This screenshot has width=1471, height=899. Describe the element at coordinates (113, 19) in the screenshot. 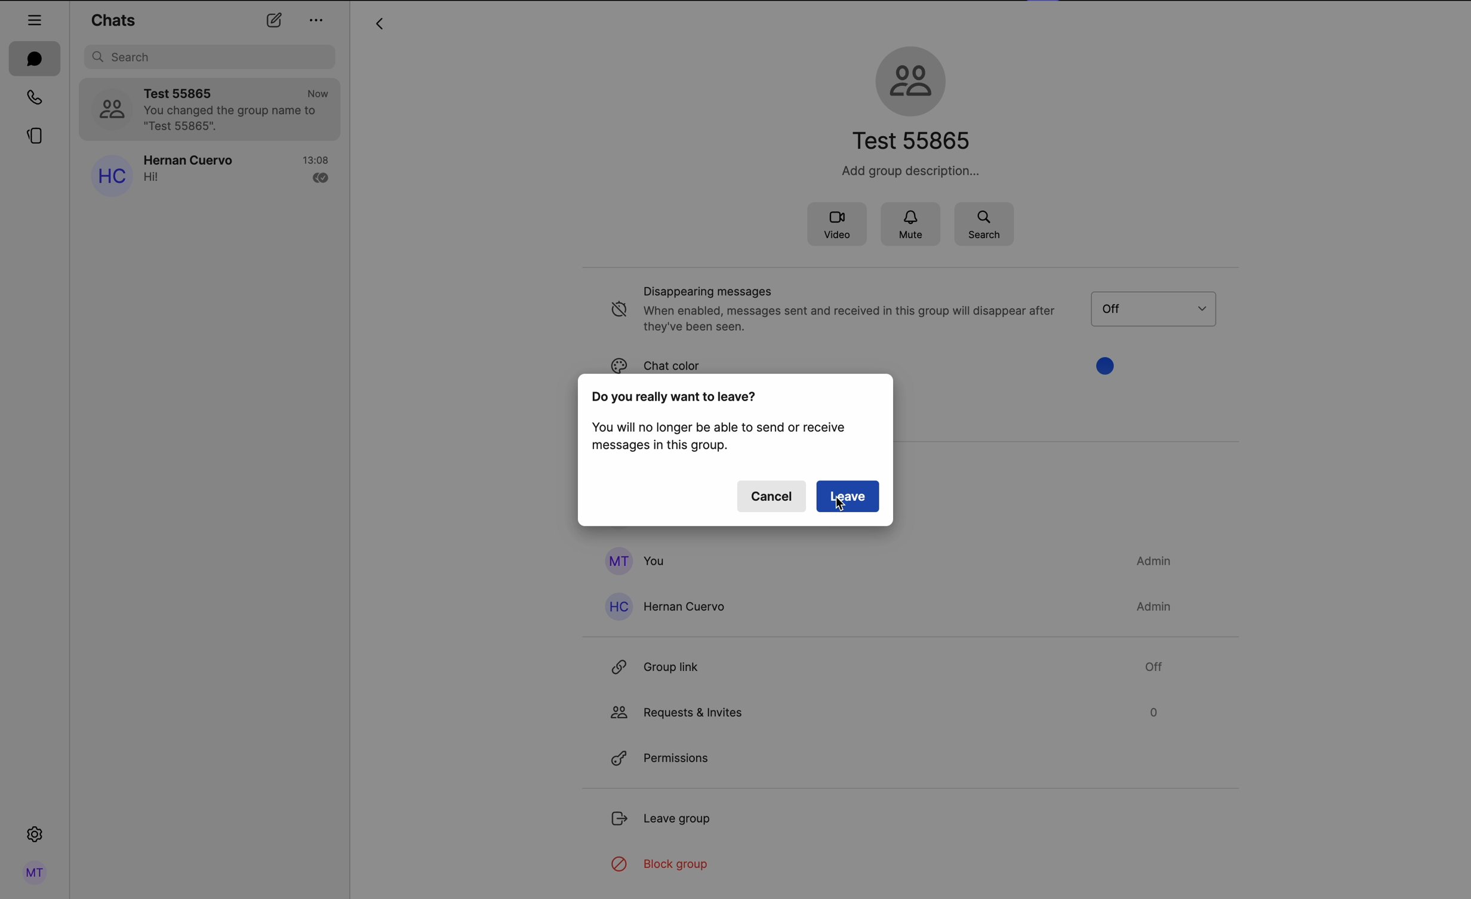

I see `chats` at that location.